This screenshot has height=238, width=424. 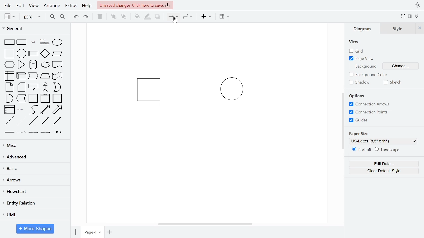 What do you see at coordinates (22, 98) in the screenshot?
I see `data storage` at bounding box center [22, 98].